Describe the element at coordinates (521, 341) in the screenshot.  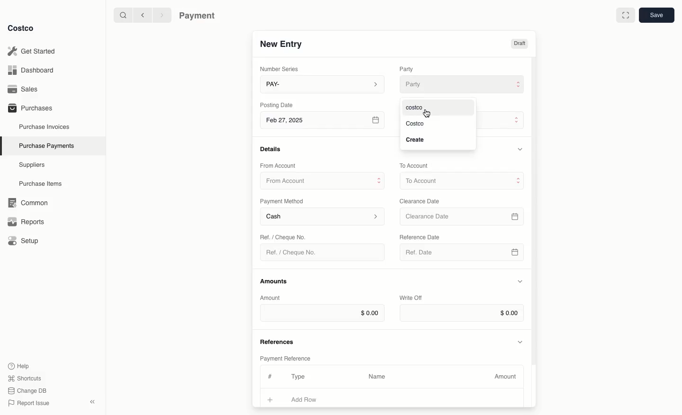
I see `Hide` at that location.